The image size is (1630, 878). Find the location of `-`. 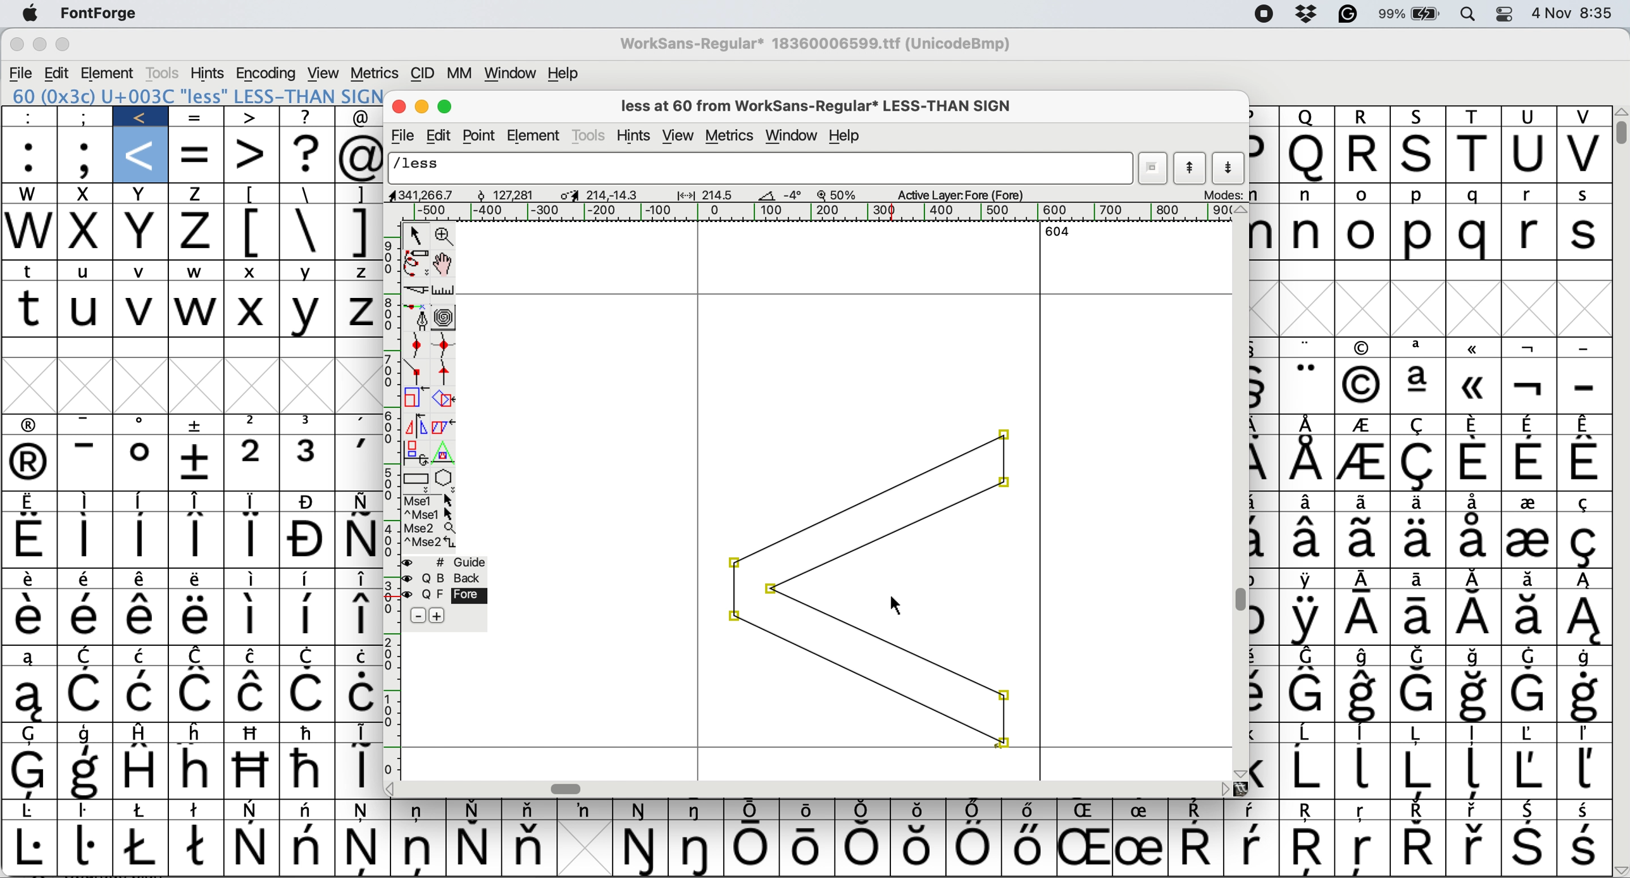

- is located at coordinates (1584, 386).